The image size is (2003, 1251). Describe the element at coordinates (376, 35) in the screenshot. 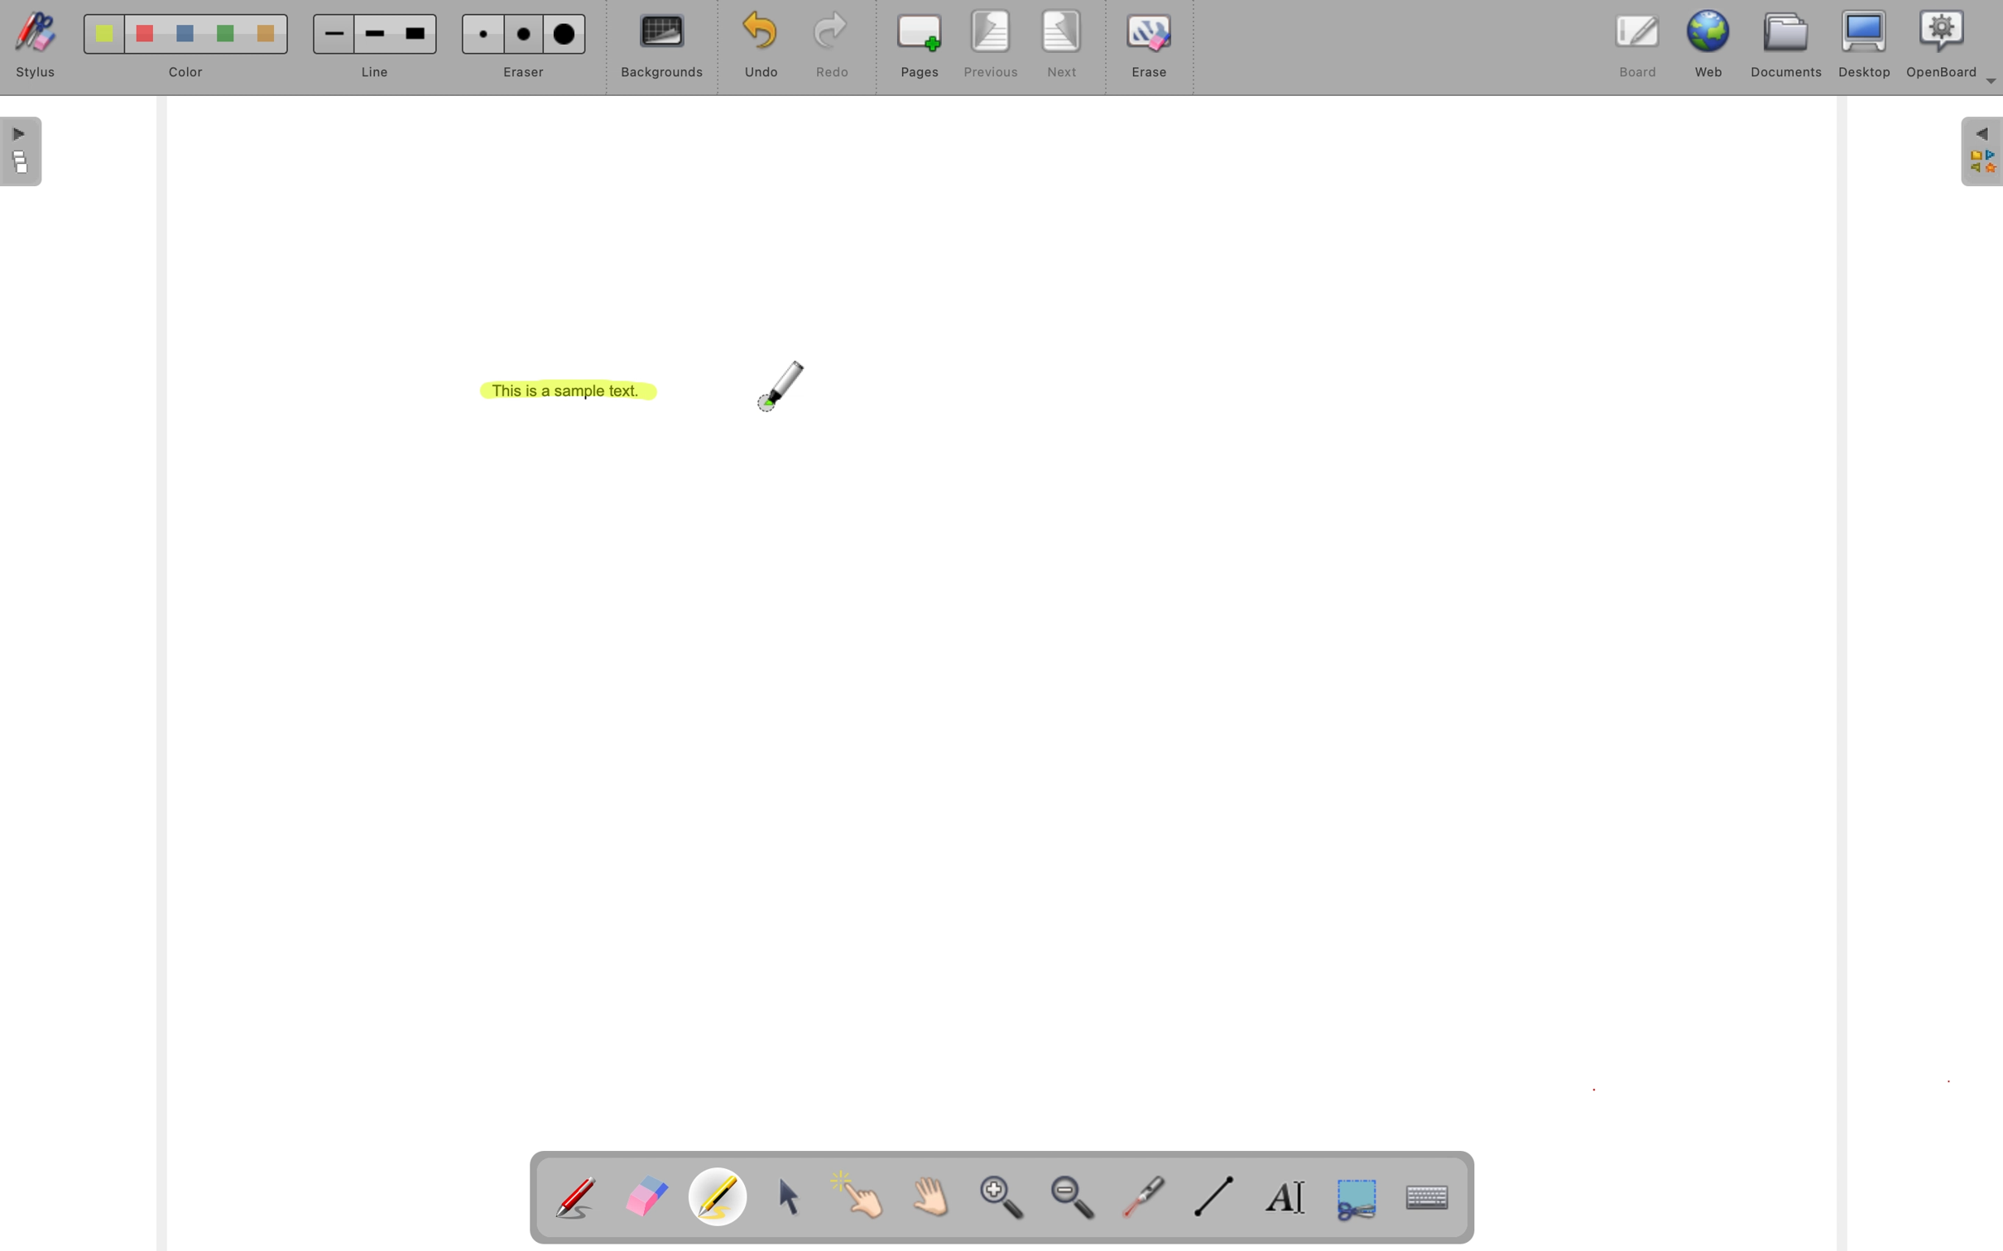

I see `Medium line` at that location.